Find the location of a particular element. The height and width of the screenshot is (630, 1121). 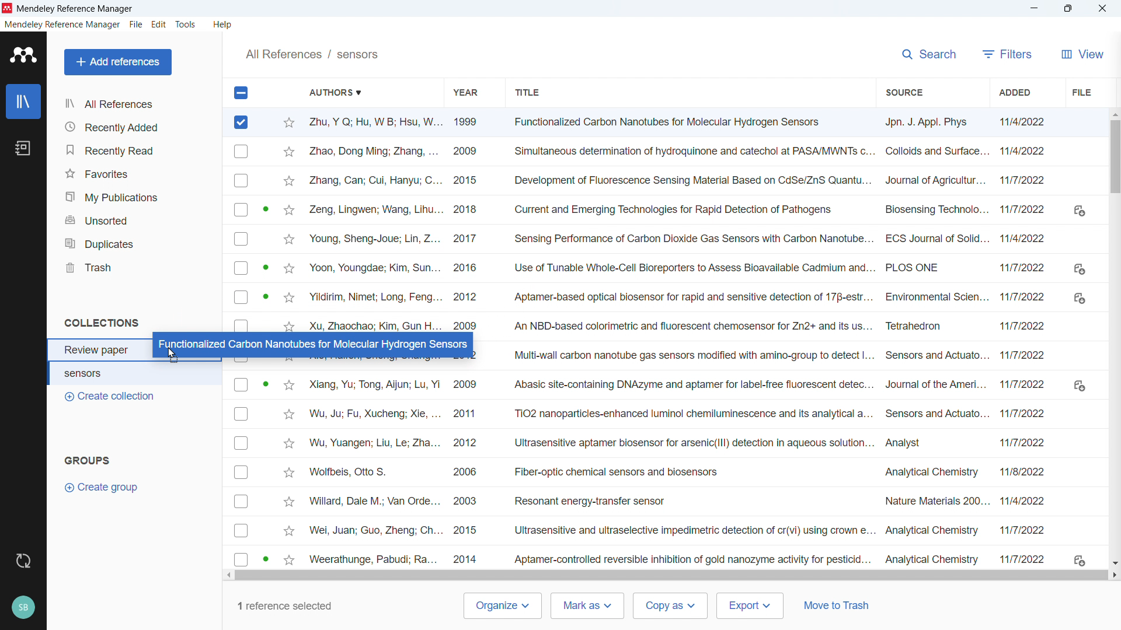

Recently added  is located at coordinates (137, 126).